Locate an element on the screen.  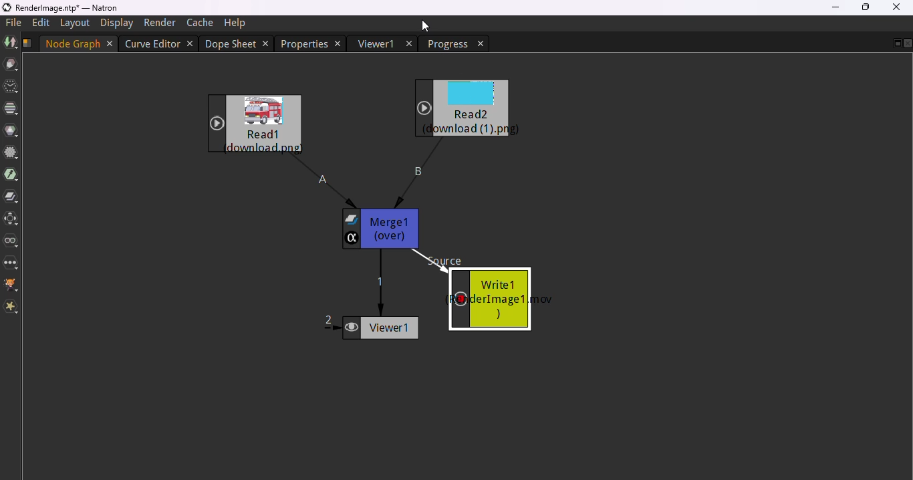
properties is located at coordinates (303, 43).